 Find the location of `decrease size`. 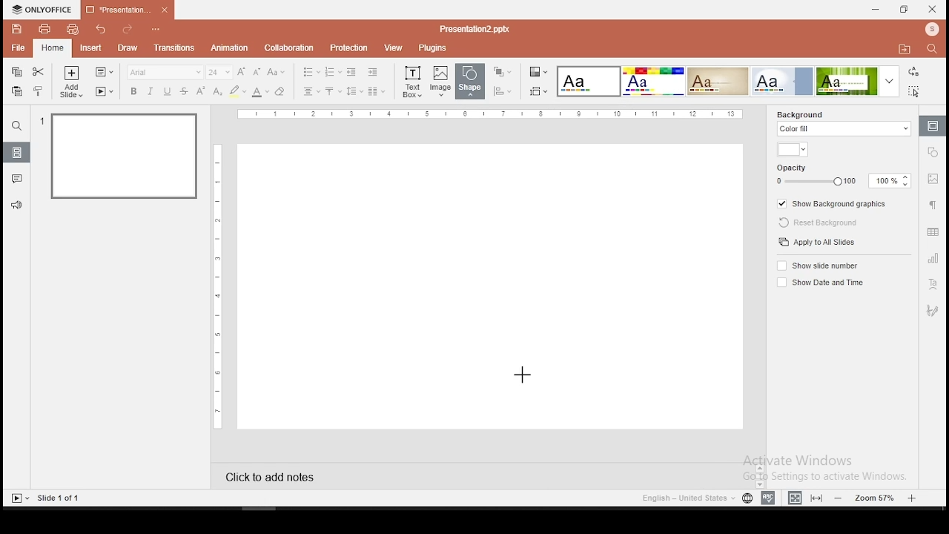

decrease size is located at coordinates (257, 72).